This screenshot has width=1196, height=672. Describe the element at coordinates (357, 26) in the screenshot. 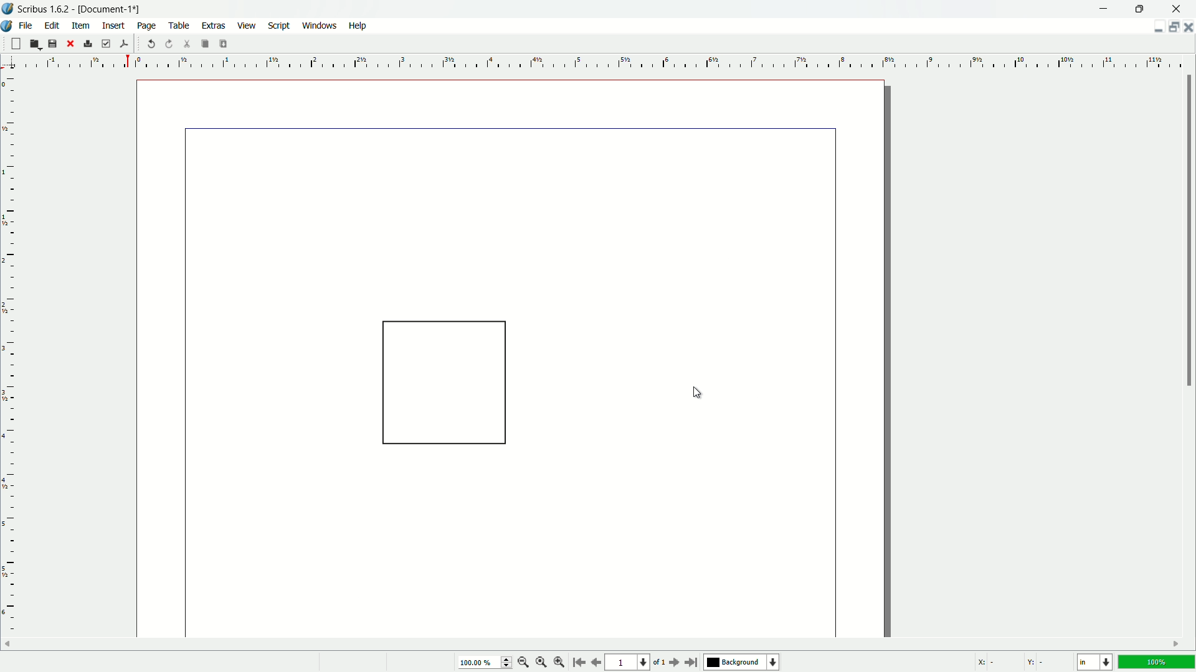

I see `help menu` at that location.